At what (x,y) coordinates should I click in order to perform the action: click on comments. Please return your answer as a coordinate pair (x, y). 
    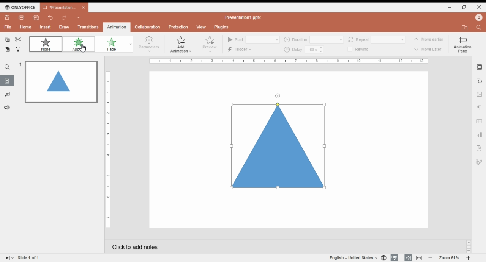
    Looking at the image, I should click on (8, 94).